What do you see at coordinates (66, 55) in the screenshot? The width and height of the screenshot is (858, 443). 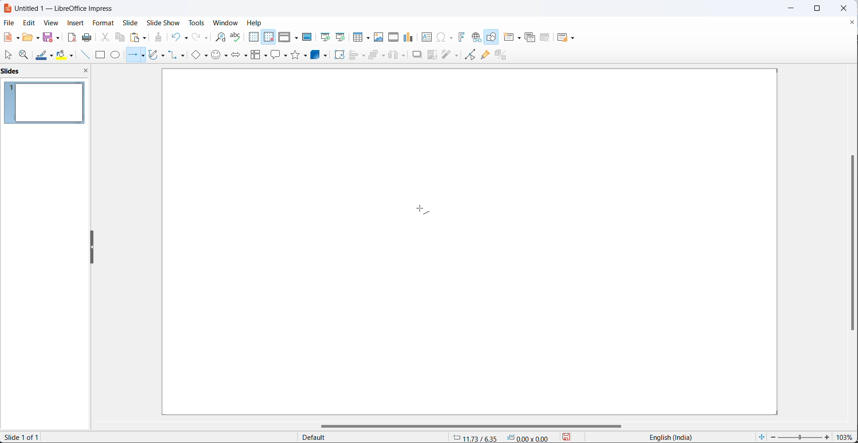 I see `fill color` at bounding box center [66, 55].